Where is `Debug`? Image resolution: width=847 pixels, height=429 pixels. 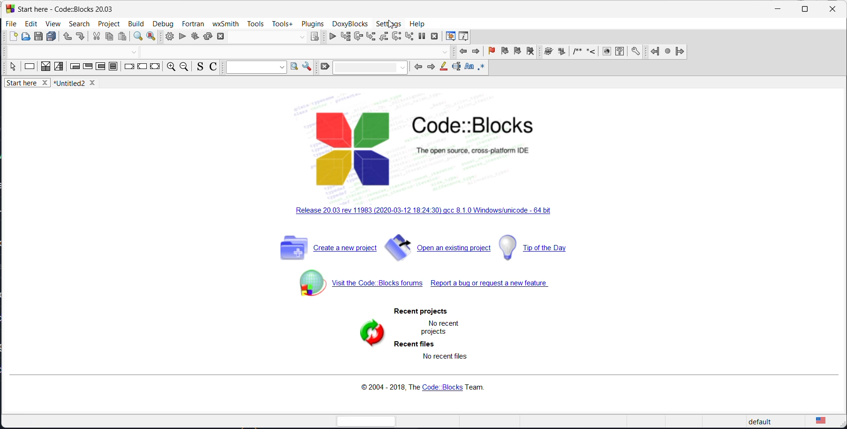
Debug is located at coordinates (163, 23).